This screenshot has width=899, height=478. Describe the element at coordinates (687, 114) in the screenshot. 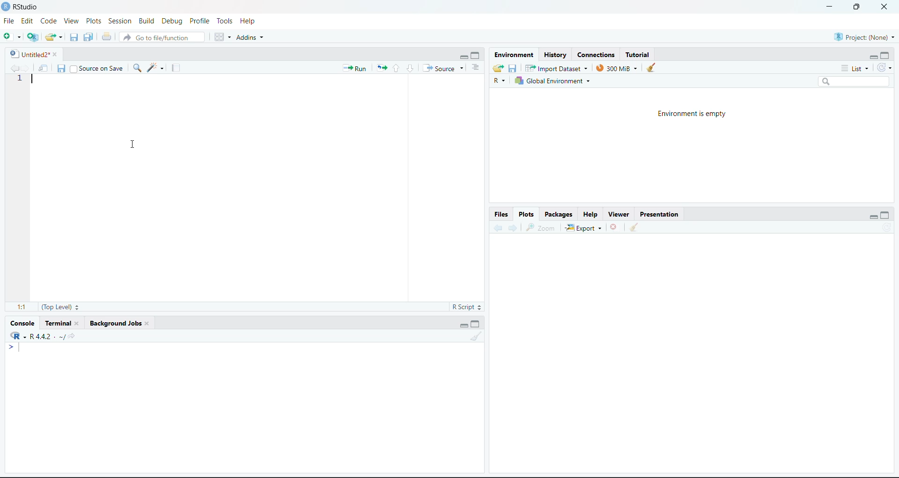

I see `Environment is empty` at that location.